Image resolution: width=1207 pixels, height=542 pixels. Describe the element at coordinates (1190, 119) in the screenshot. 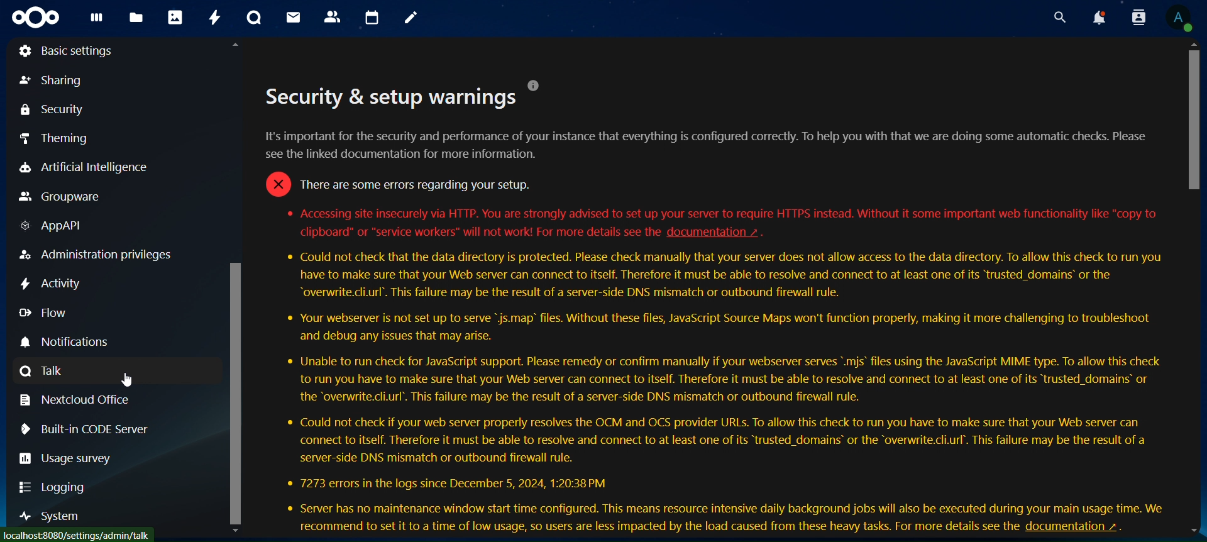

I see `scroll bar` at that location.